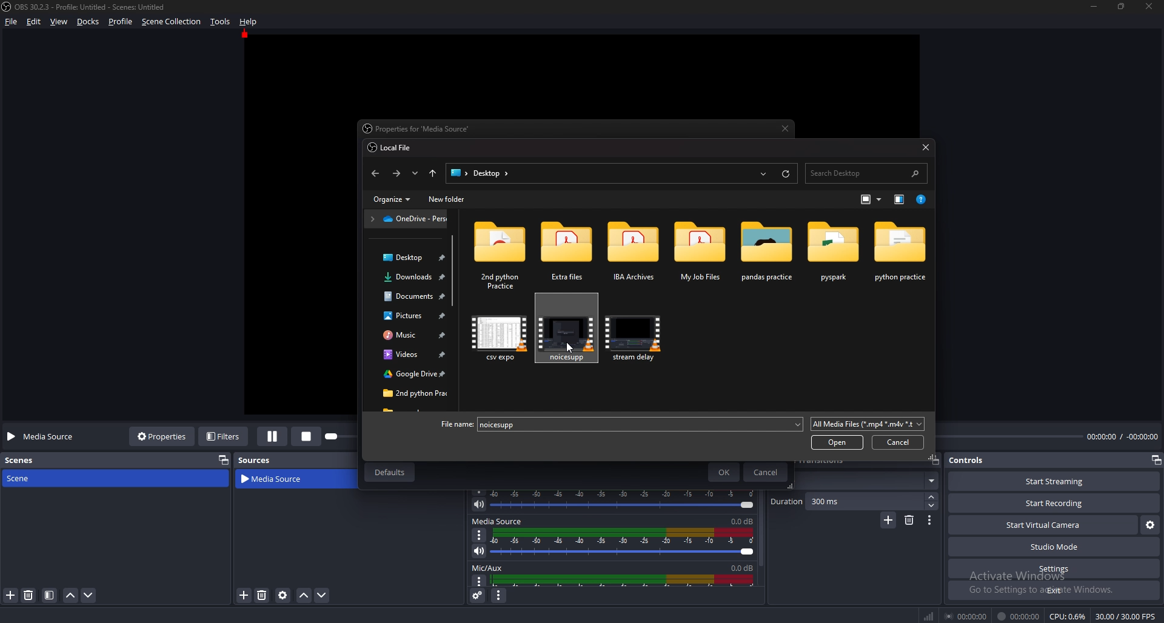  What do you see at coordinates (479, 595) in the screenshot?
I see `Advanced audio properties` at bounding box center [479, 595].